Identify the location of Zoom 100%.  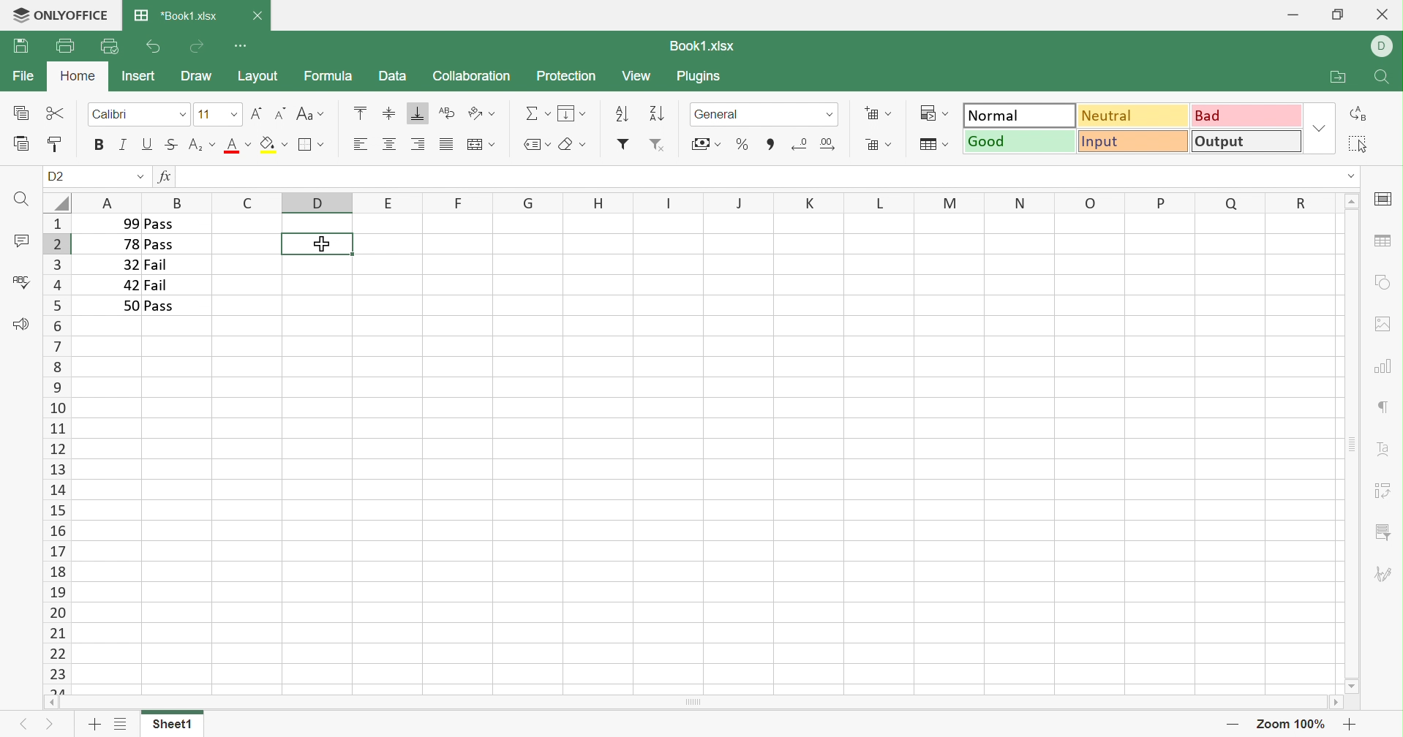
(1292, 725).